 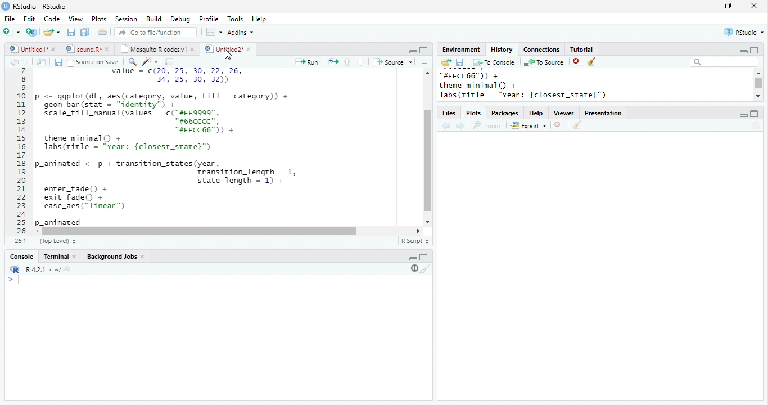 What do you see at coordinates (755, 49) in the screenshot?
I see `maximize` at bounding box center [755, 49].